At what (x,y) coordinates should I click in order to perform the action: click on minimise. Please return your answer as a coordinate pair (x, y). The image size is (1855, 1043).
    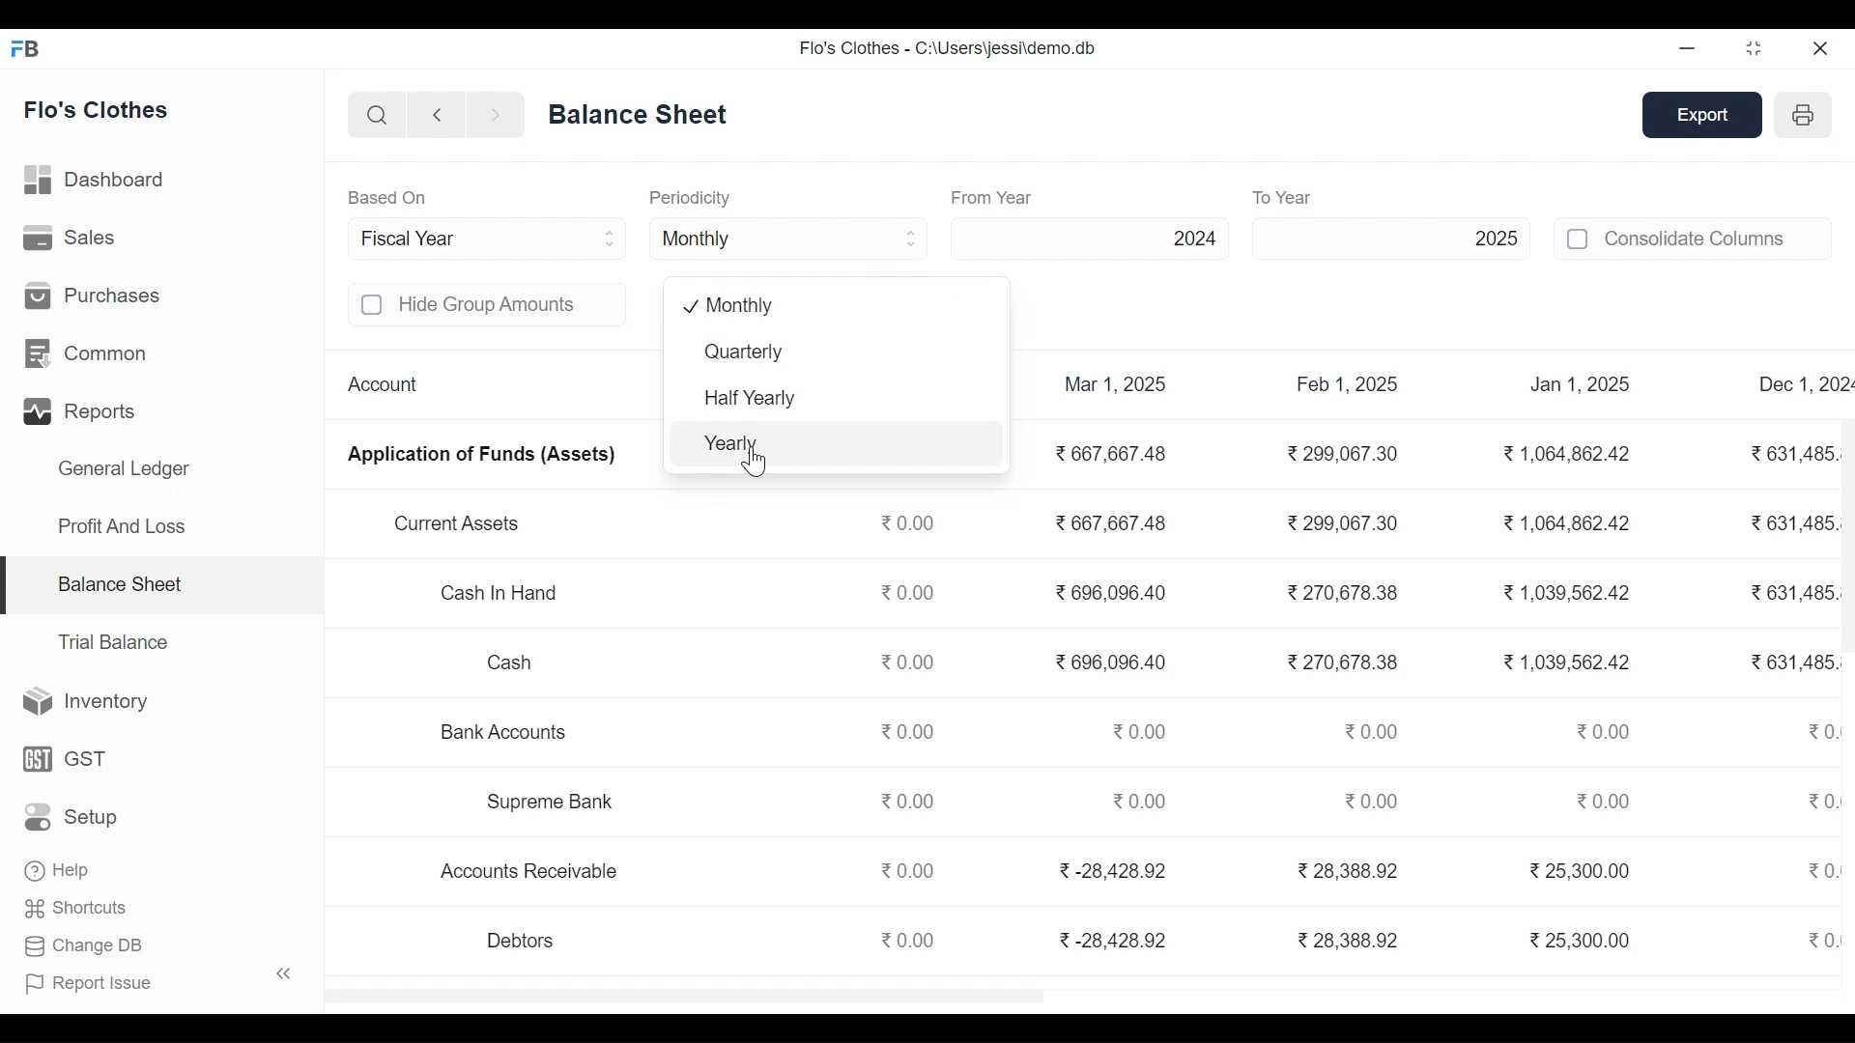
    Looking at the image, I should click on (1689, 47).